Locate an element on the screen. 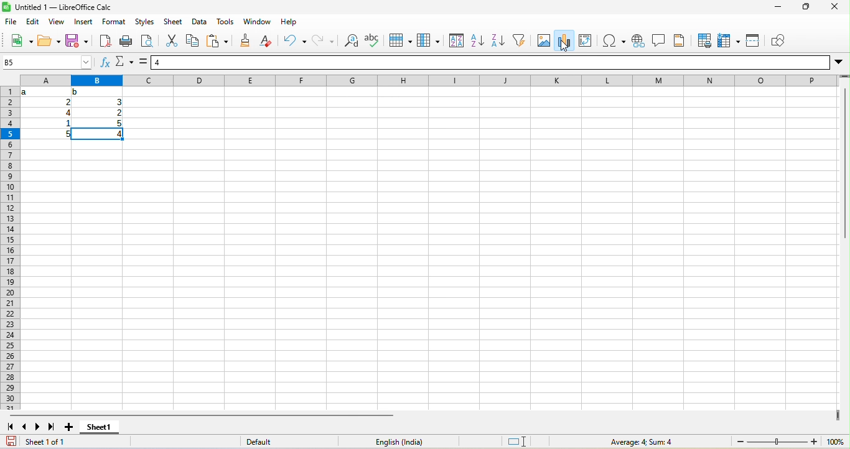  edit pivot table is located at coordinates (585, 41).